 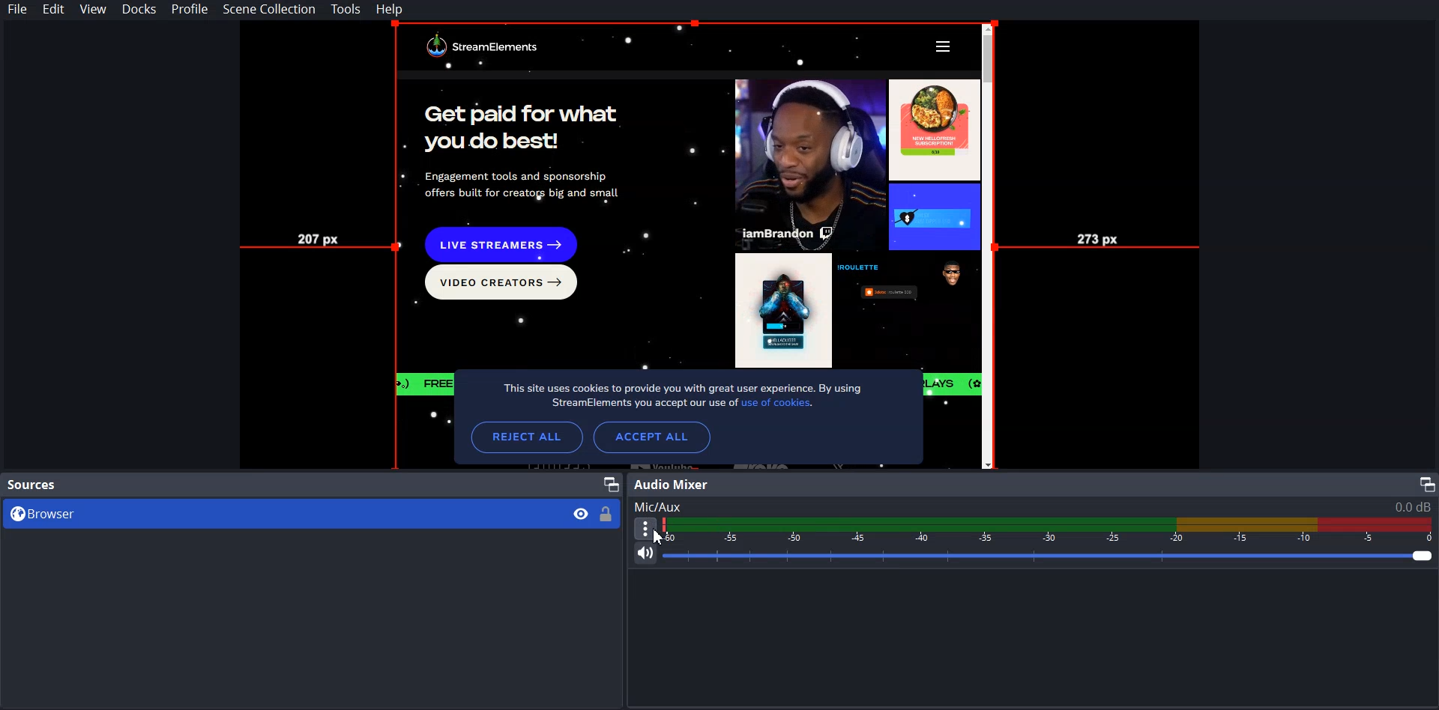 What do you see at coordinates (390, 10) in the screenshot?
I see `Help` at bounding box center [390, 10].